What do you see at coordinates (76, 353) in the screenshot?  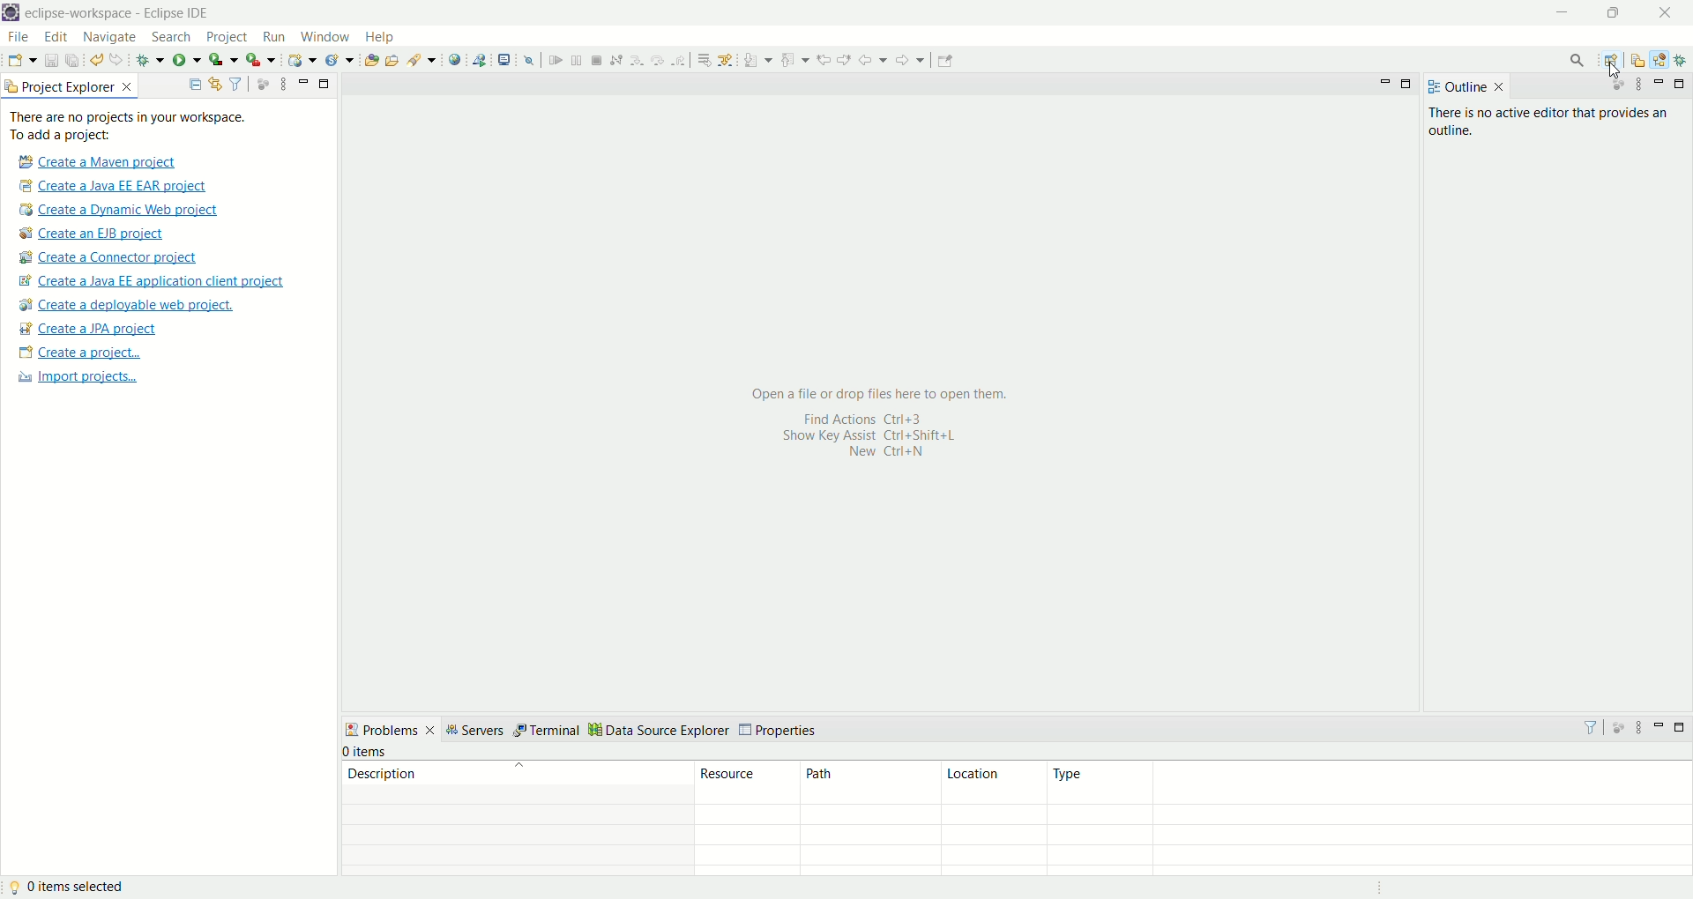 I see `create project` at bounding box center [76, 353].